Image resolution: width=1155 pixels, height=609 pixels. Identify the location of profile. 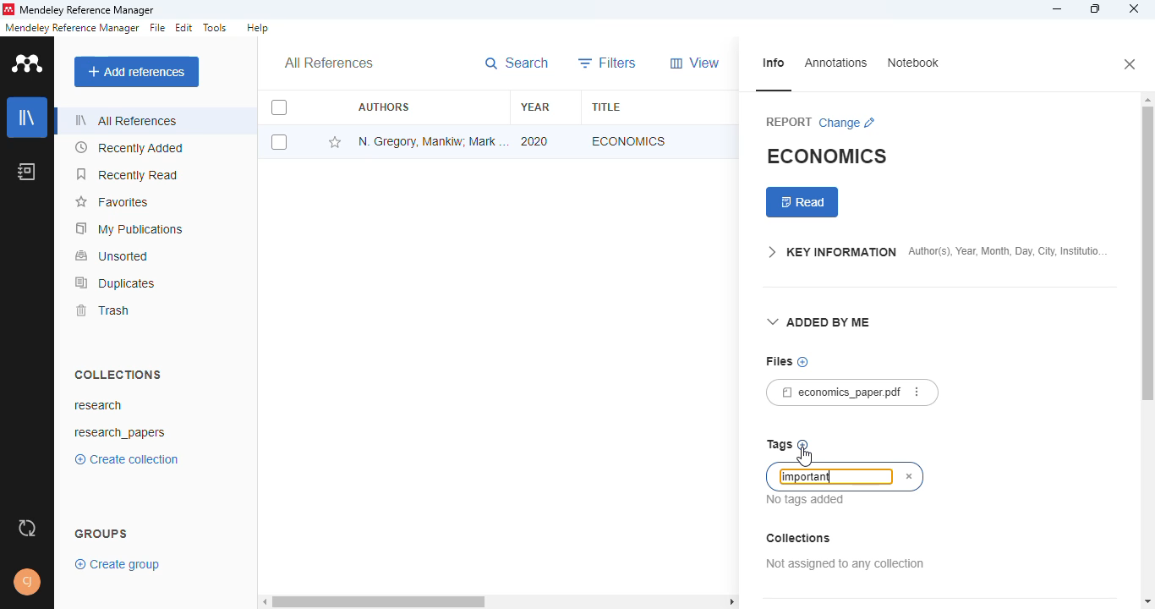
(27, 583).